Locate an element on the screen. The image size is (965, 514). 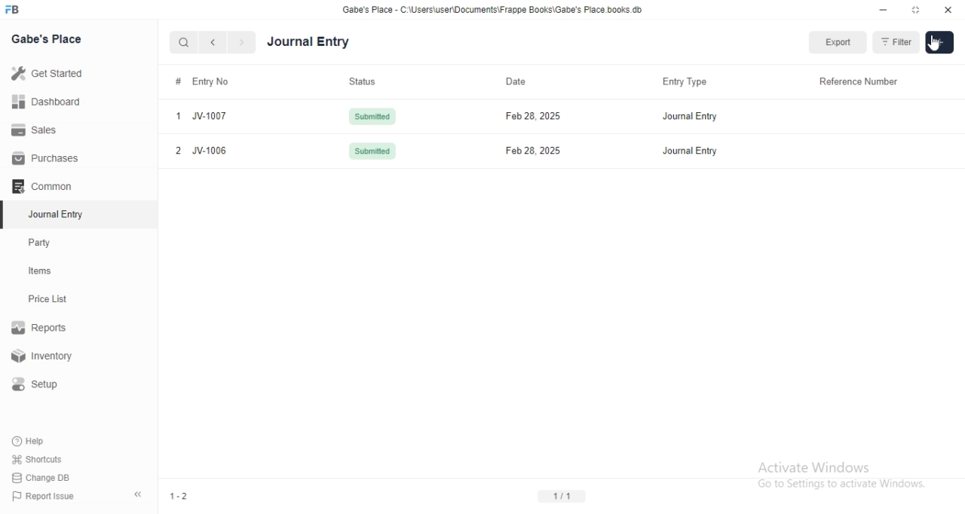
backward is located at coordinates (212, 42).